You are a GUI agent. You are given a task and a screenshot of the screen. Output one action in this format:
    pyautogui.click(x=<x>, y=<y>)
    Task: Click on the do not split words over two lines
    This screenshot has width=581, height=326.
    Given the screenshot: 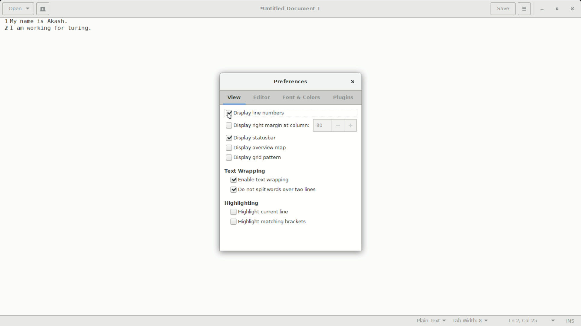 What is the action you would take?
    pyautogui.click(x=279, y=190)
    